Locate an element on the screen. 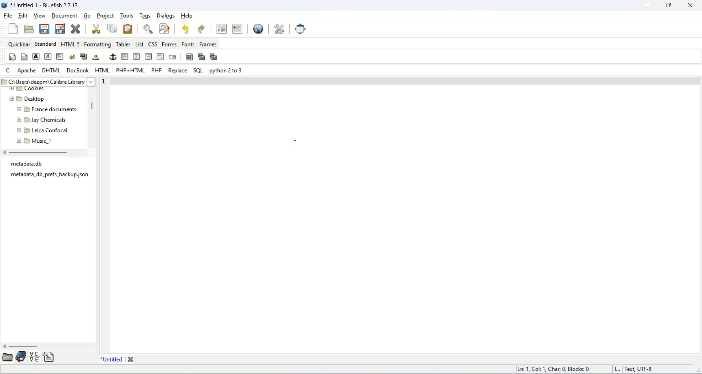 This screenshot has width=702, height=374. replace is located at coordinates (177, 70).